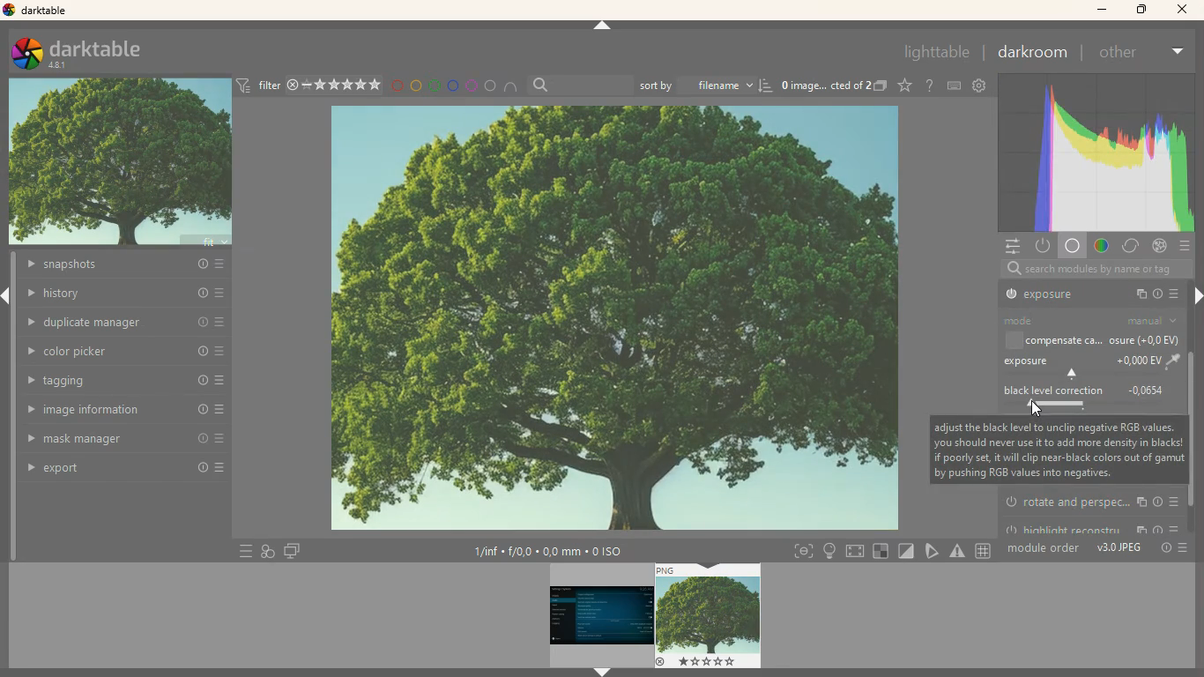 The width and height of the screenshot is (1204, 677). What do you see at coordinates (1044, 550) in the screenshot?
I see `module order` at bounding box center [1044, 550].